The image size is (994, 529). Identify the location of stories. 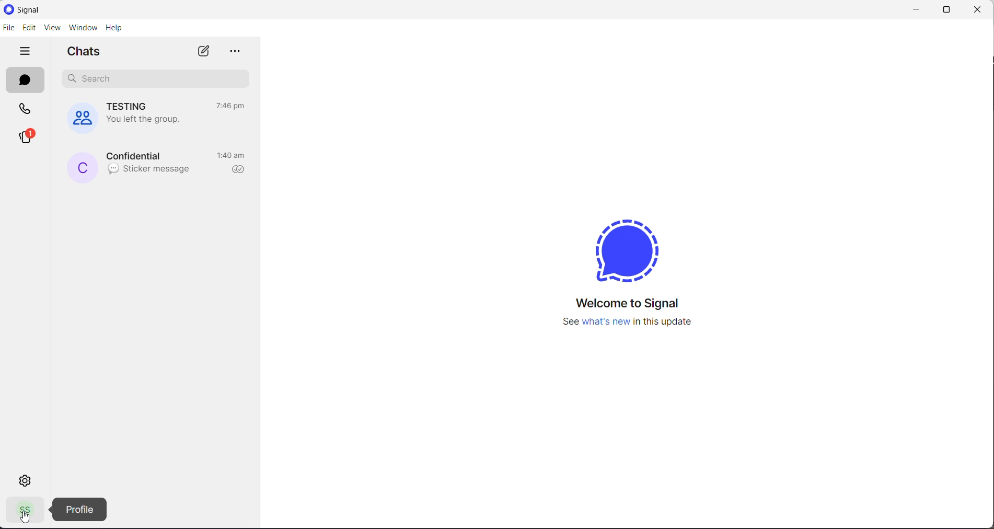
(25, 138).